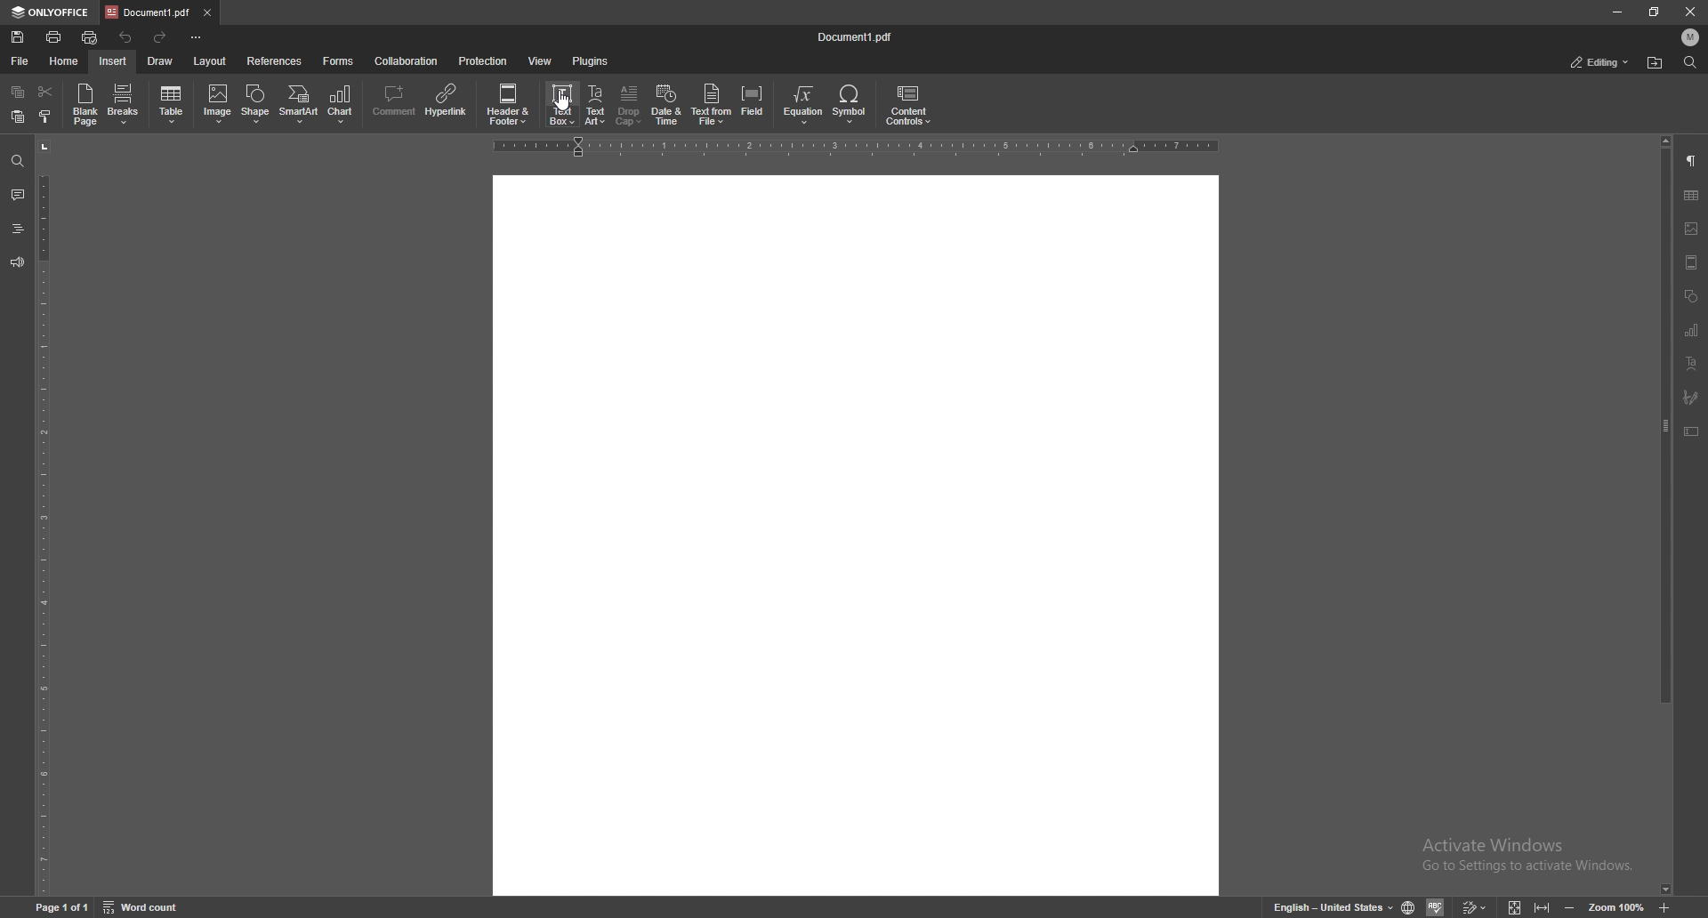  What do you see at coordinates (666, 105) in the screenshot?
I see `date and time` at bounding box center [666, 105].